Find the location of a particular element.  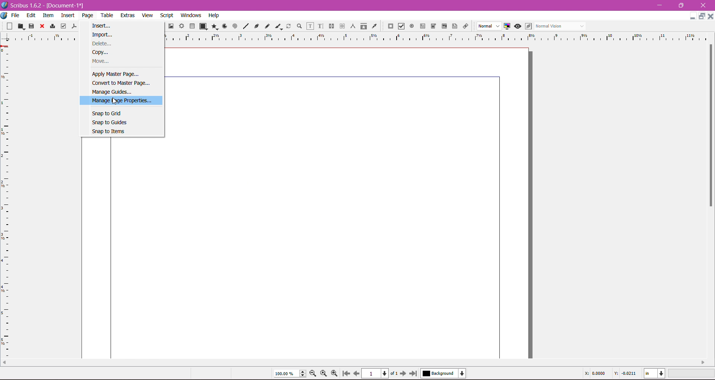

Application Name, Version - Document Title is located at coordinates (50, 6).